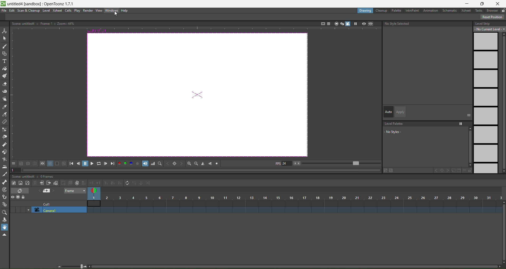 The height and width of the screenshot is (269, 506). Describe the element at coordinates (145, 163) in the screenshot. I see `soundtrack` at that location.